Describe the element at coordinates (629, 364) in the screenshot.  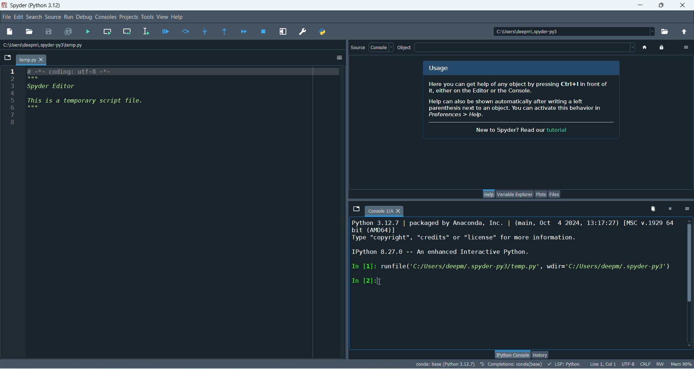
I see `UTF-8` at that location.